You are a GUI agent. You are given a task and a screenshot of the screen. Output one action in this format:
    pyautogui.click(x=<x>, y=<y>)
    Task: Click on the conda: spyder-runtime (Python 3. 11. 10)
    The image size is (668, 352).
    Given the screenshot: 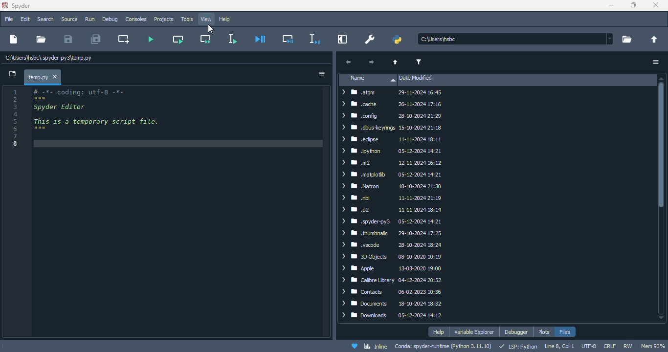 What is the action you would take?
    pyautogui.click(x=444, y=347)
    